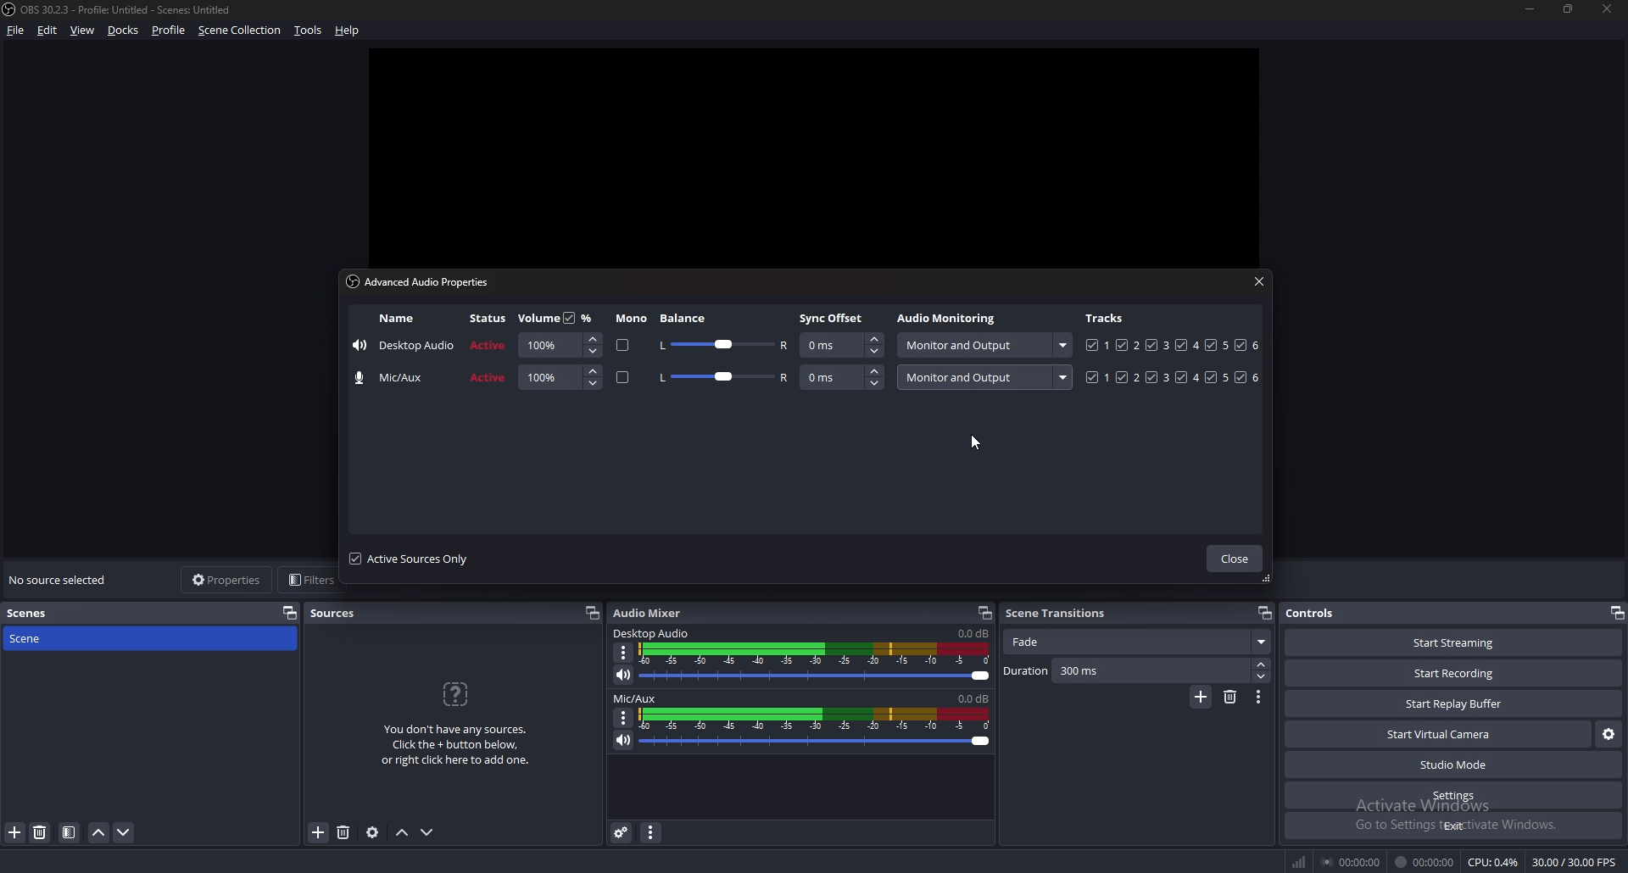 This screenshot has width=1628, height=873. I want to click on popout, so click(985, 613).